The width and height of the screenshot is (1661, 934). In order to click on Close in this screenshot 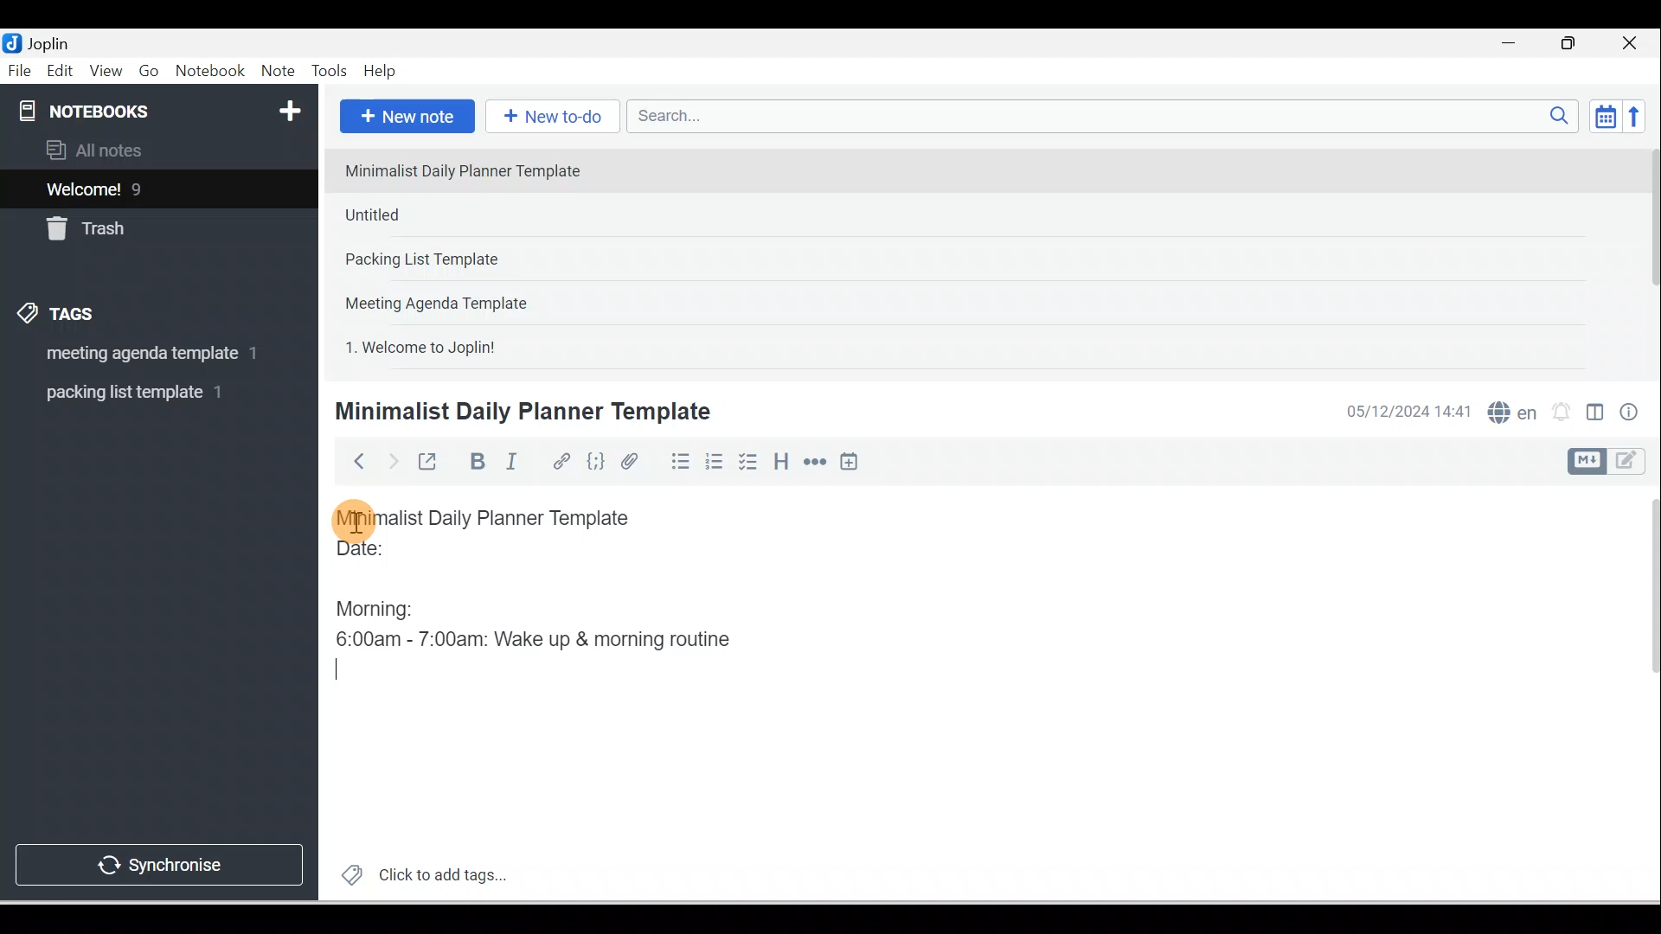, I will do `click(1634, 43)`.